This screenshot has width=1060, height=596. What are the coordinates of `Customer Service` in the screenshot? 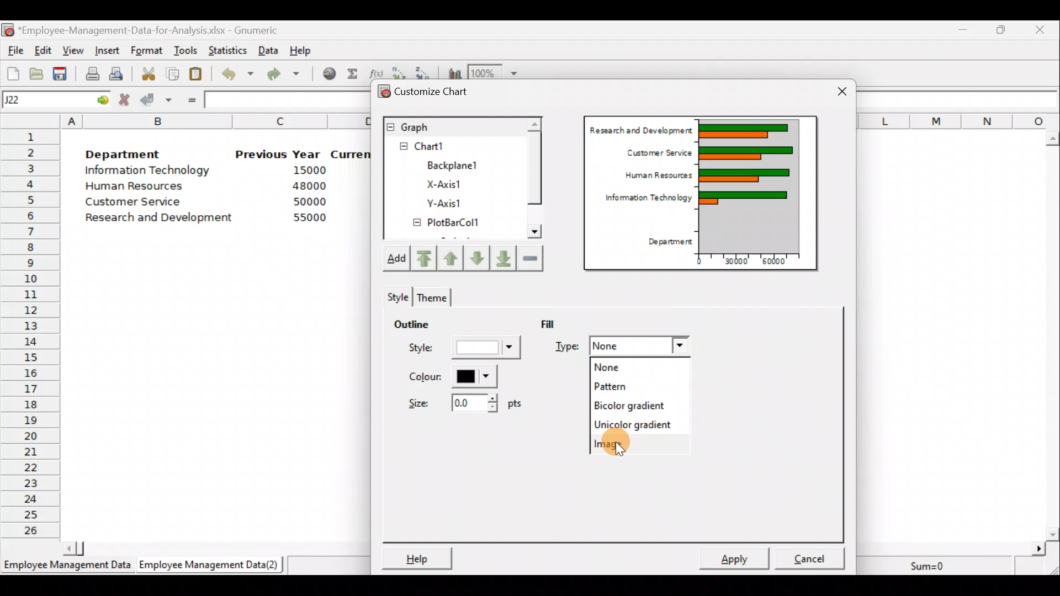 It's located at (128, 202).